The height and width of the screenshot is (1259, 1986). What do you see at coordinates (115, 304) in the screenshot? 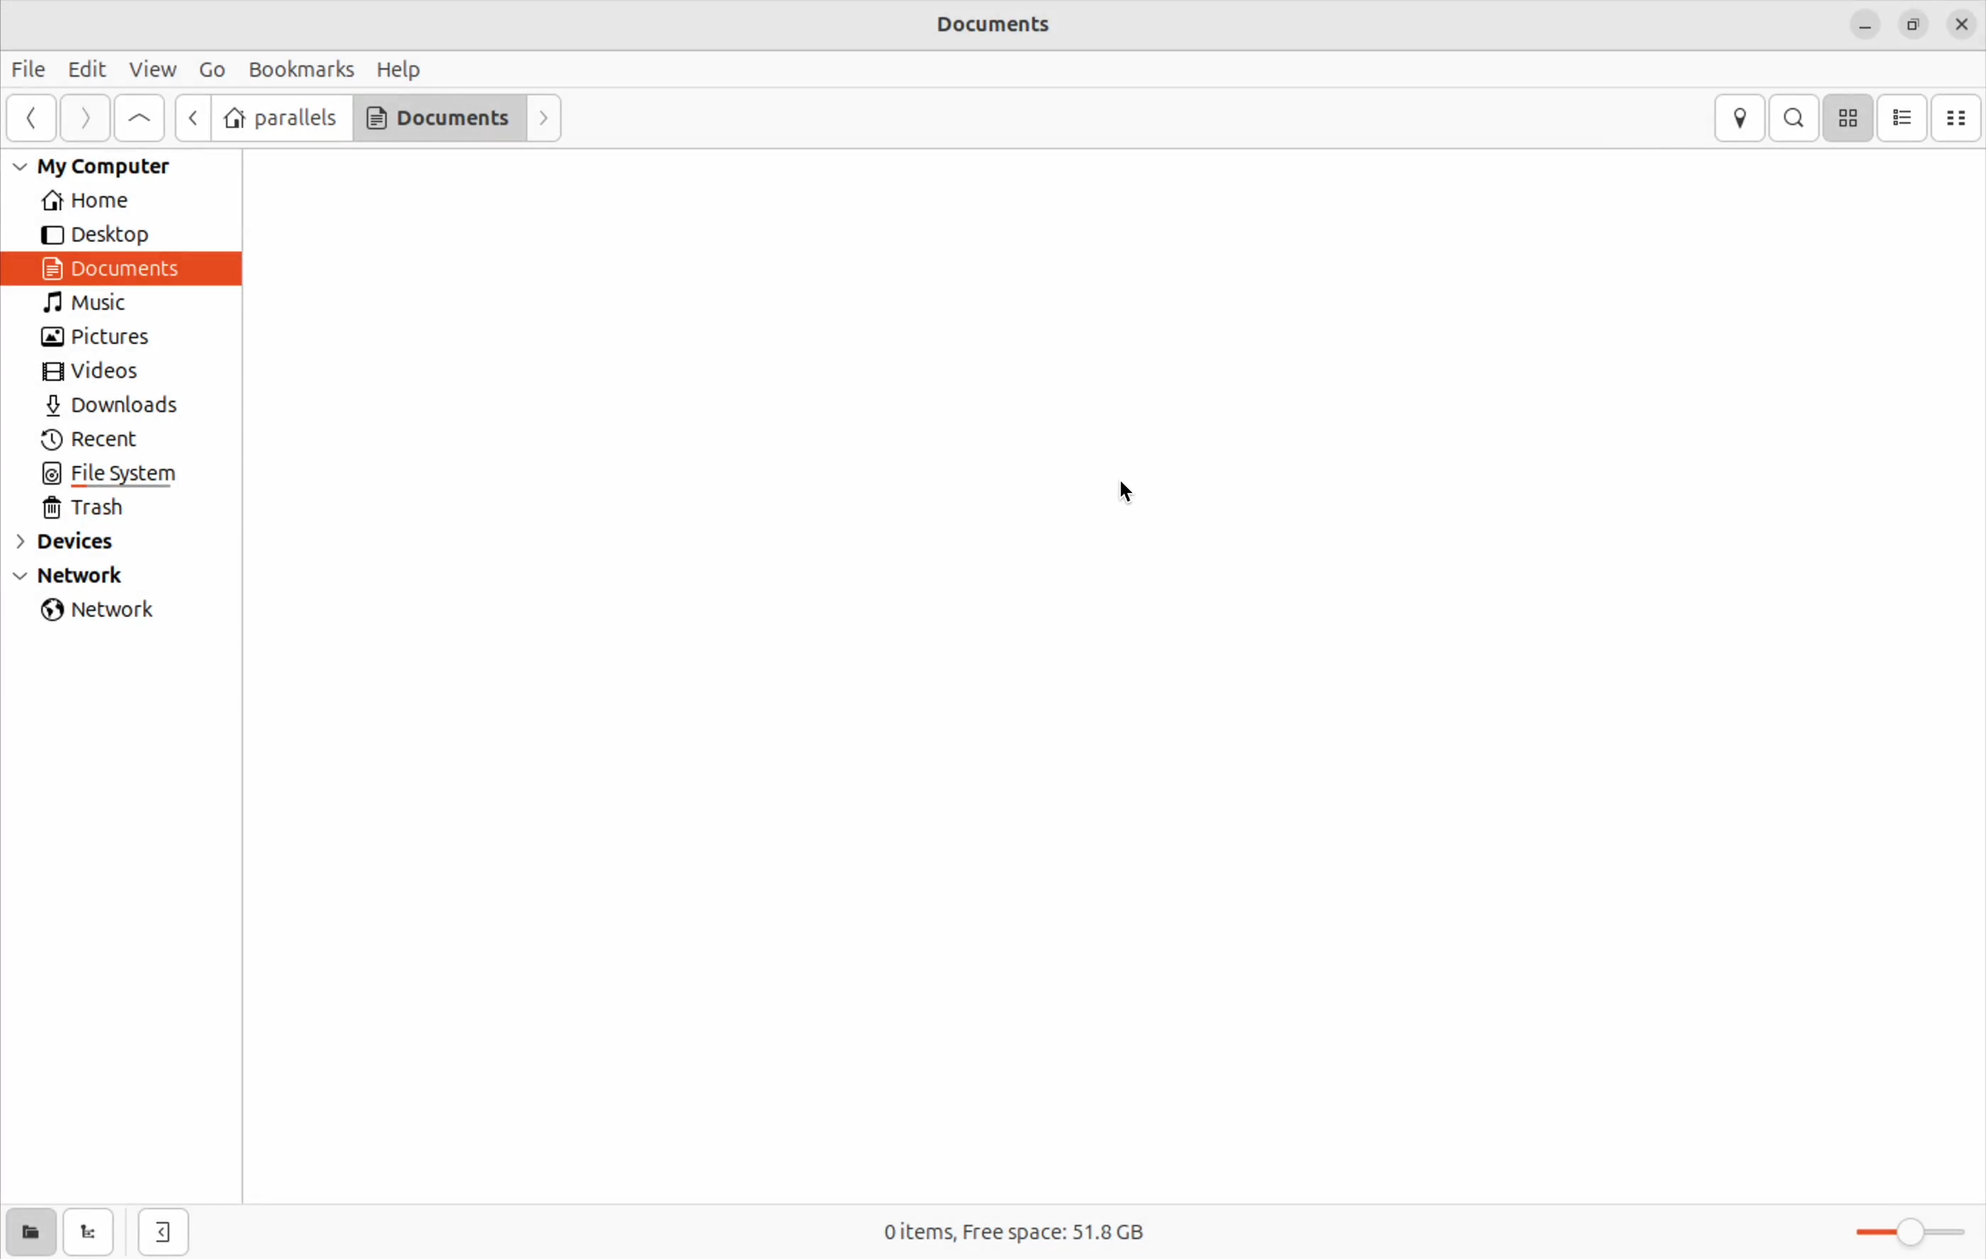
I see `Music` at bounding box center [115, 304].